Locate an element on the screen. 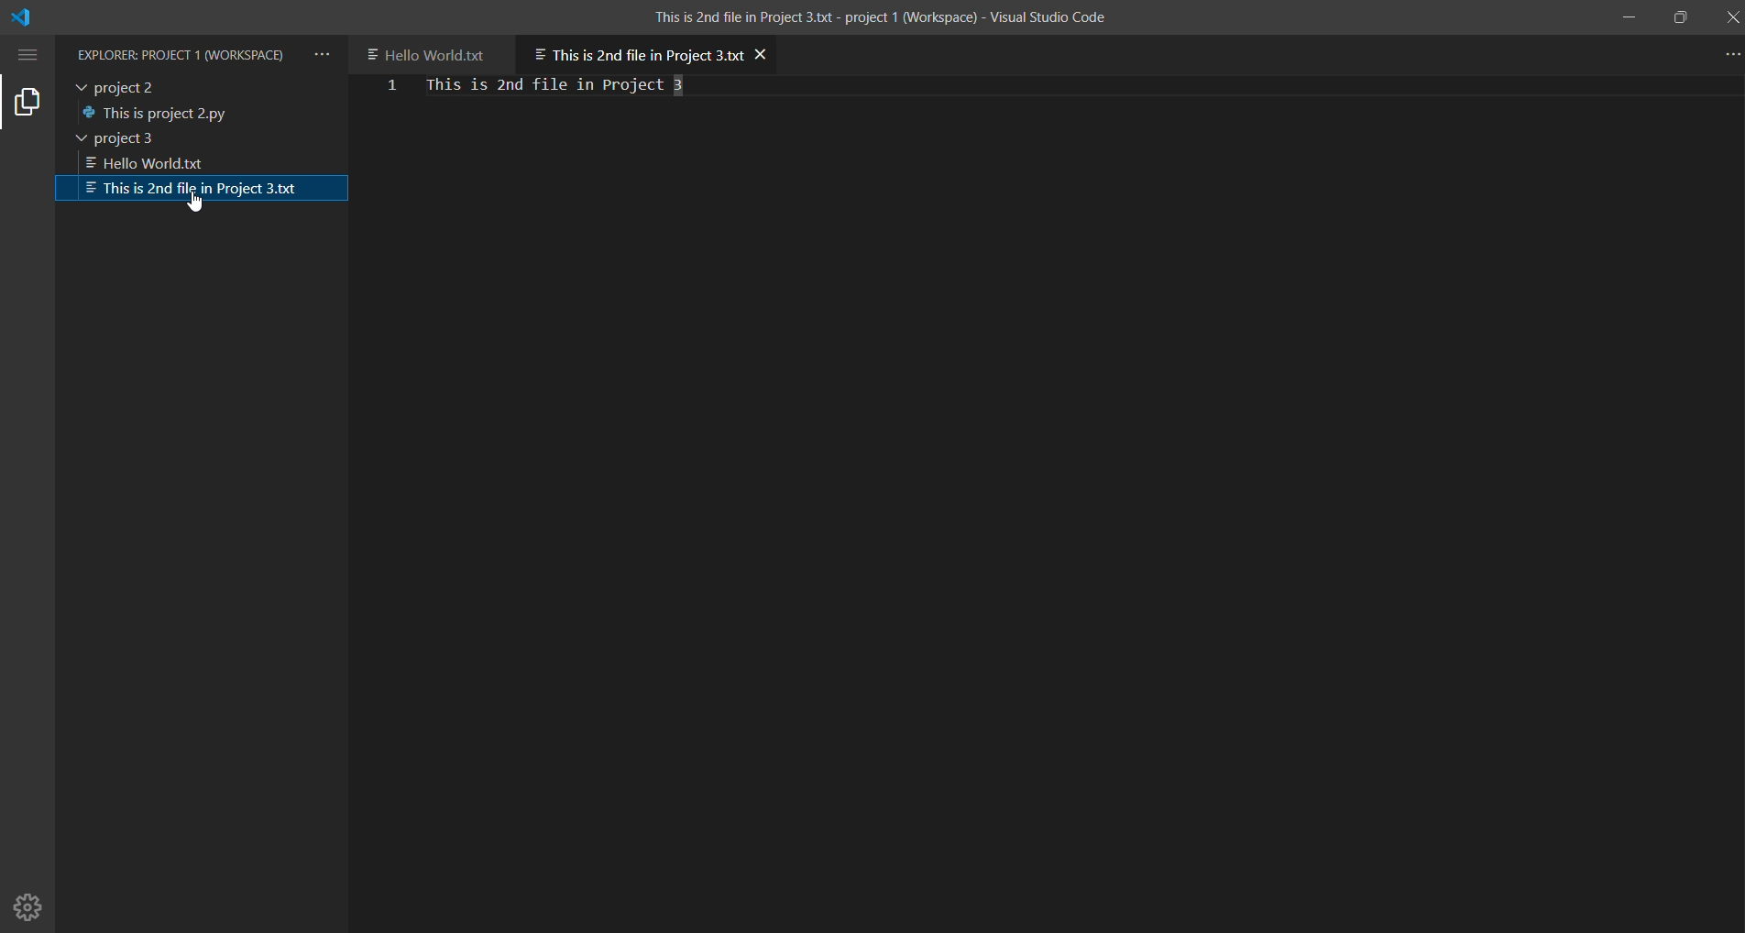  This is 2nd file in Project 3.txt - project 1 (Workspace) - Visual Studio Code is located at coordinates (892, 16).